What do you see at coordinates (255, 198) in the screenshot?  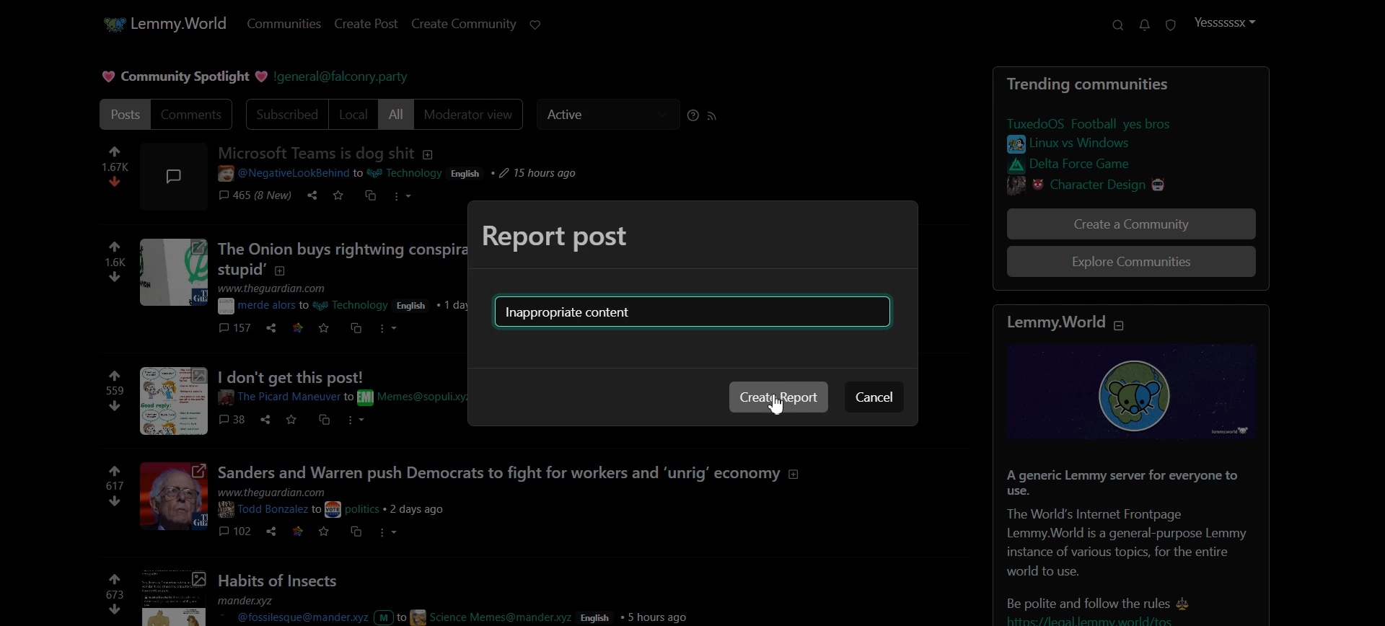 I see `comments` at bounding box center [255, 198].